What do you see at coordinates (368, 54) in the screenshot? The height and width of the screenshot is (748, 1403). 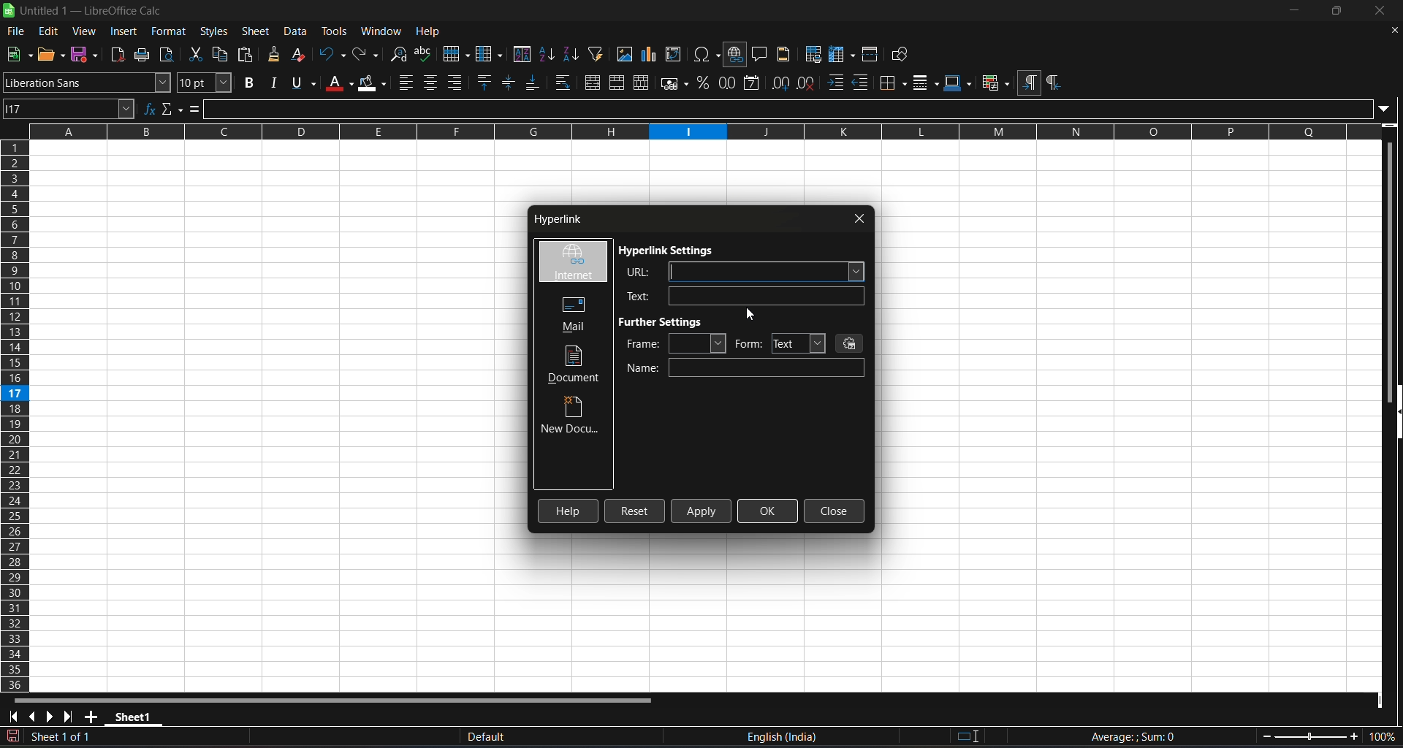 I see `redo` at bounding box center [368, 54].